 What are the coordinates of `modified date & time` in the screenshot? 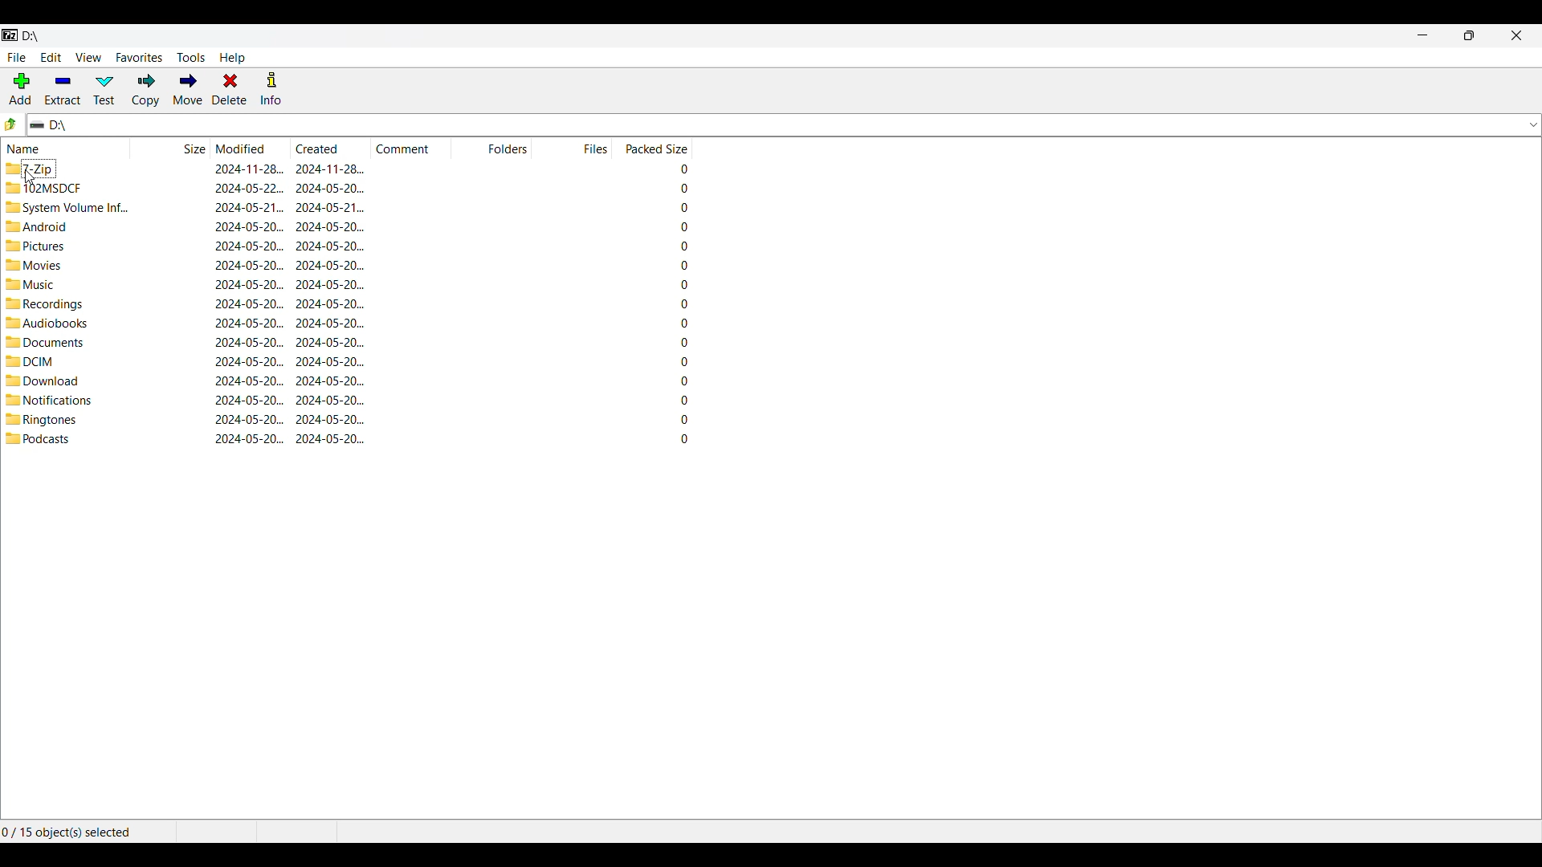 It's located at (249, 303).